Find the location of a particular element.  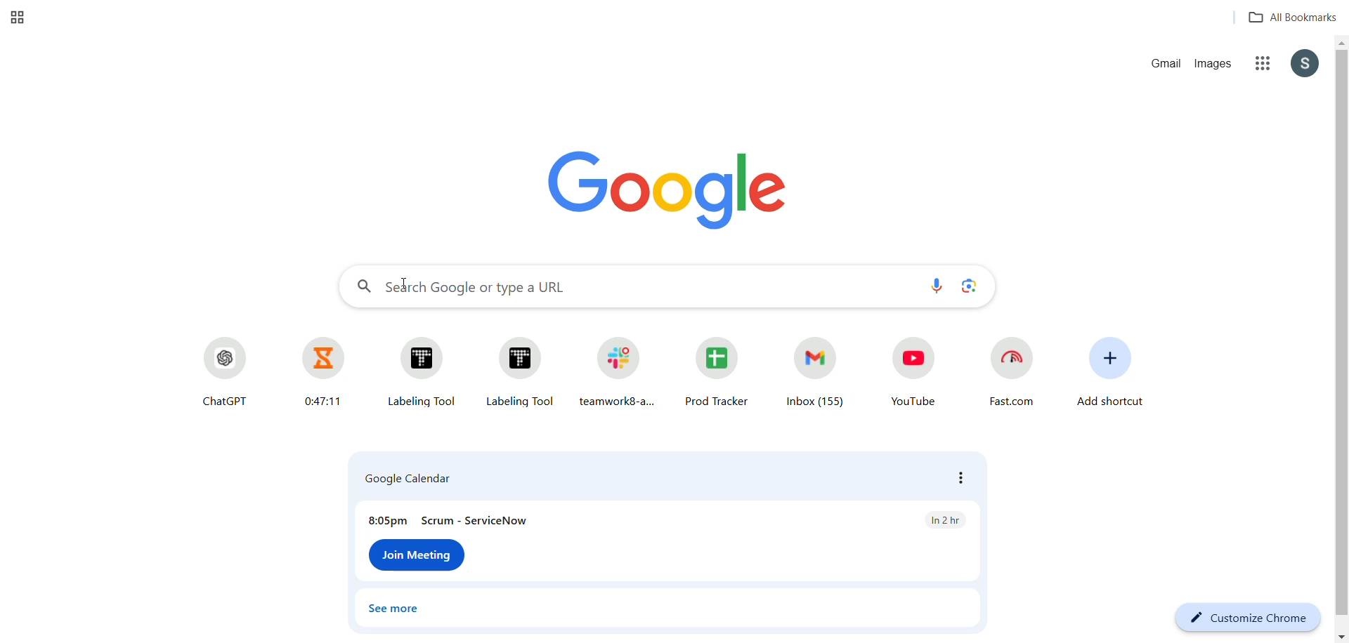

see more is located at coordinates (393, 611).